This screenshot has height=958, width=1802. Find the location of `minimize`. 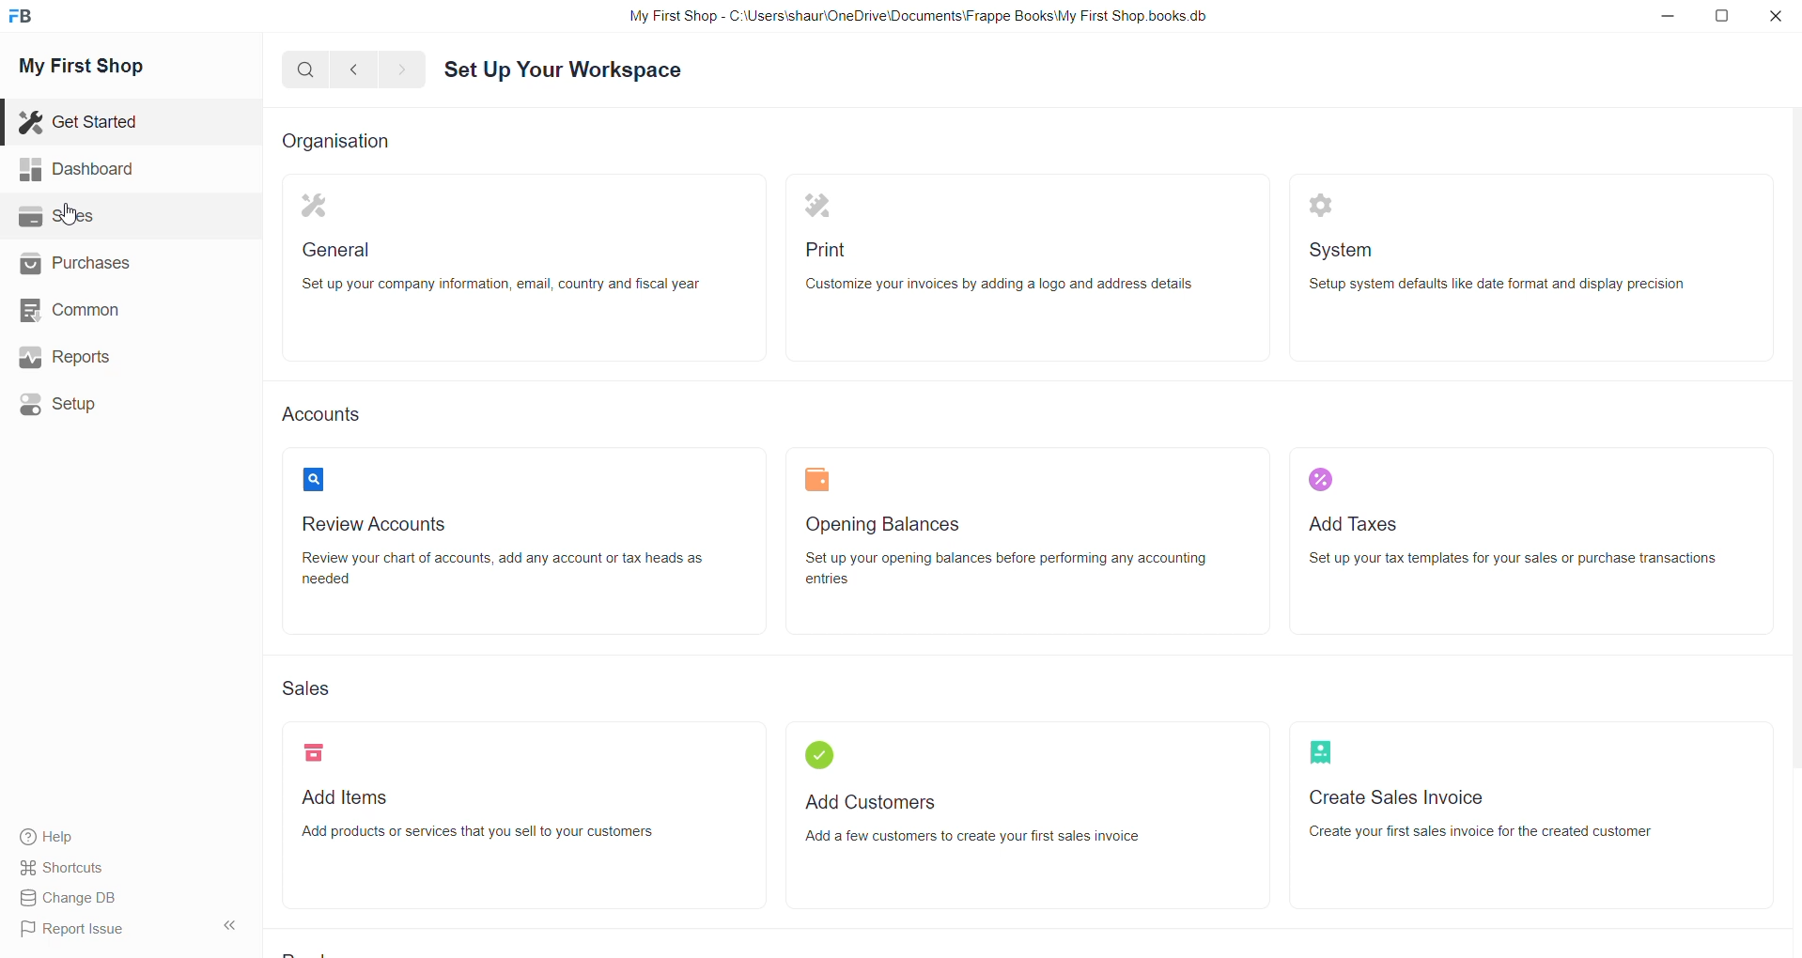

minimize is located at coordinates (1675, 23).